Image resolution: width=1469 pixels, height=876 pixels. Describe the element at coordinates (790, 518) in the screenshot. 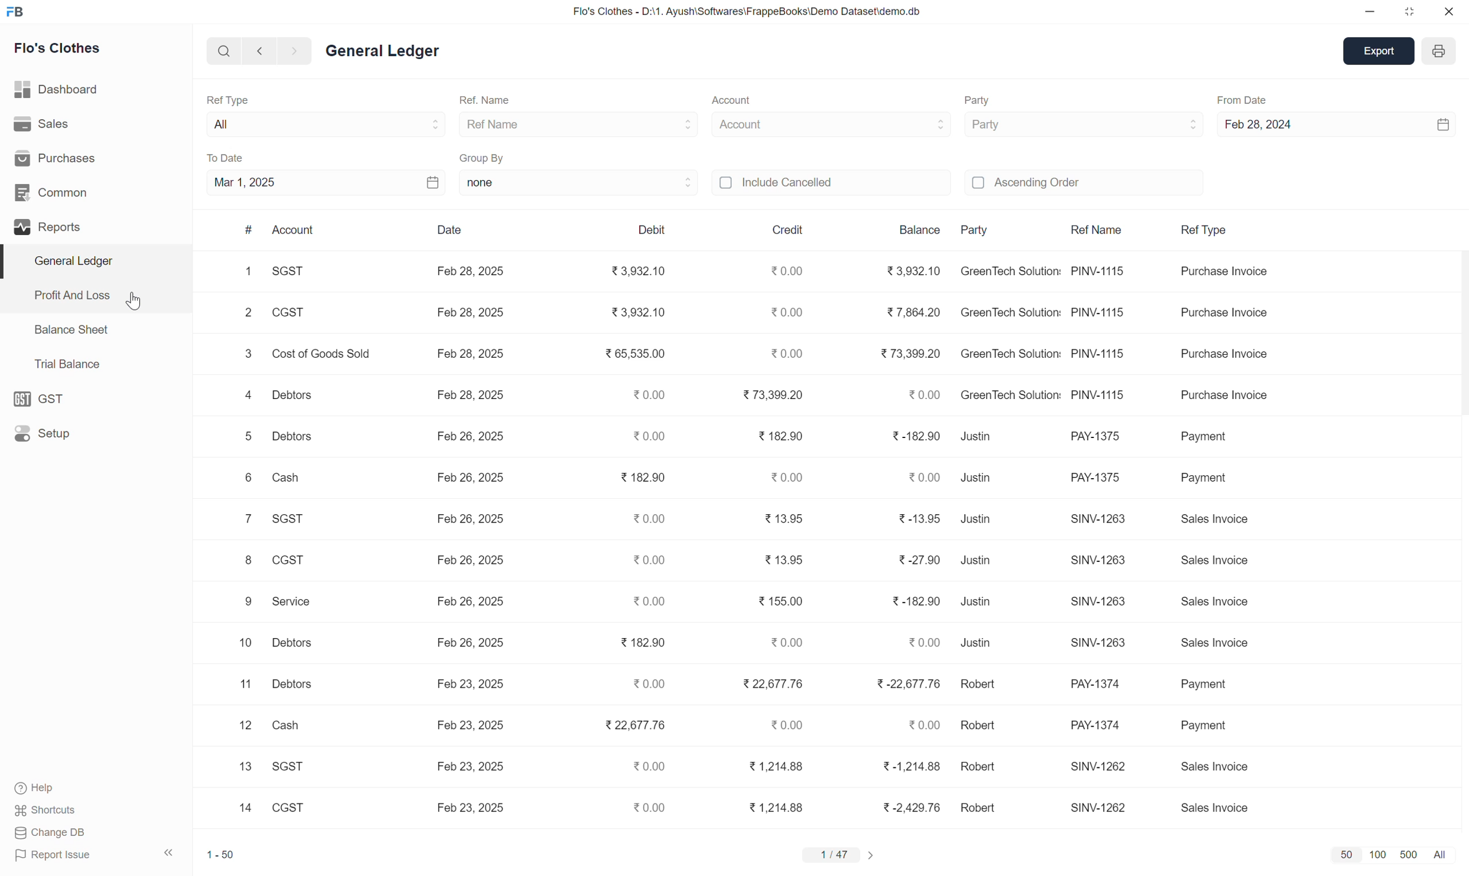

I see `₹13.95` at that location.